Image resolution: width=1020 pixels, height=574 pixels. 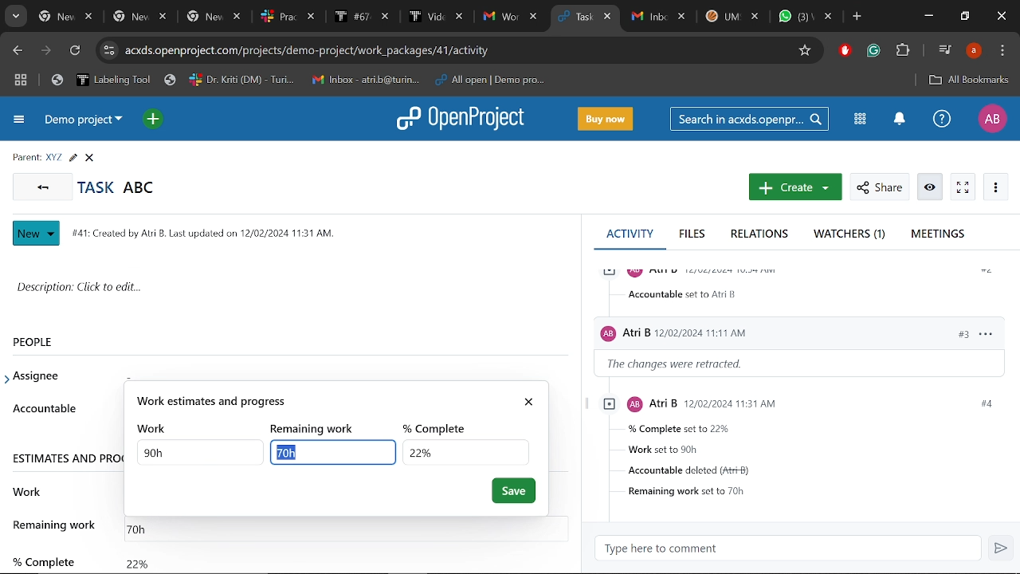 What do you see at coordinates (999, 17) in the screenshot?
I see `Close` at bounding box center [999, 17].